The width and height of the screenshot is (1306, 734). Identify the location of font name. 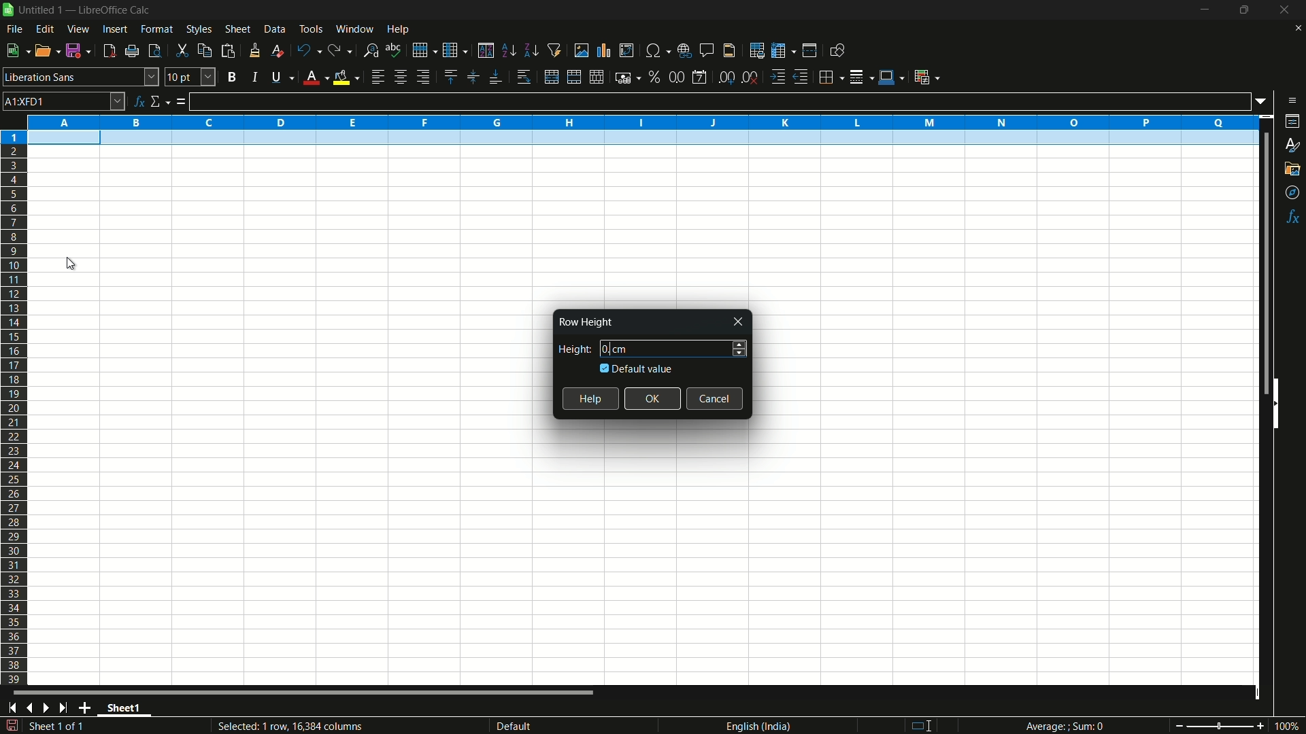
(81, 77).